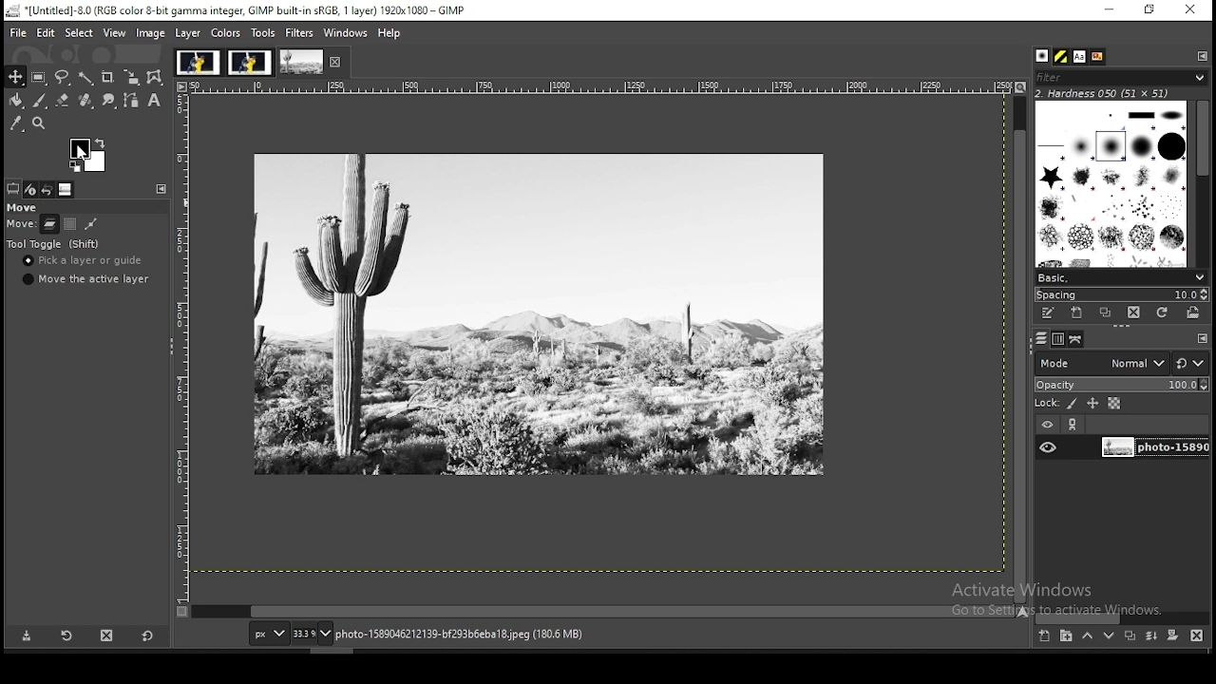 The width and height of the screenshot is (1216, 684). I want to click on units, so click(266, 633).